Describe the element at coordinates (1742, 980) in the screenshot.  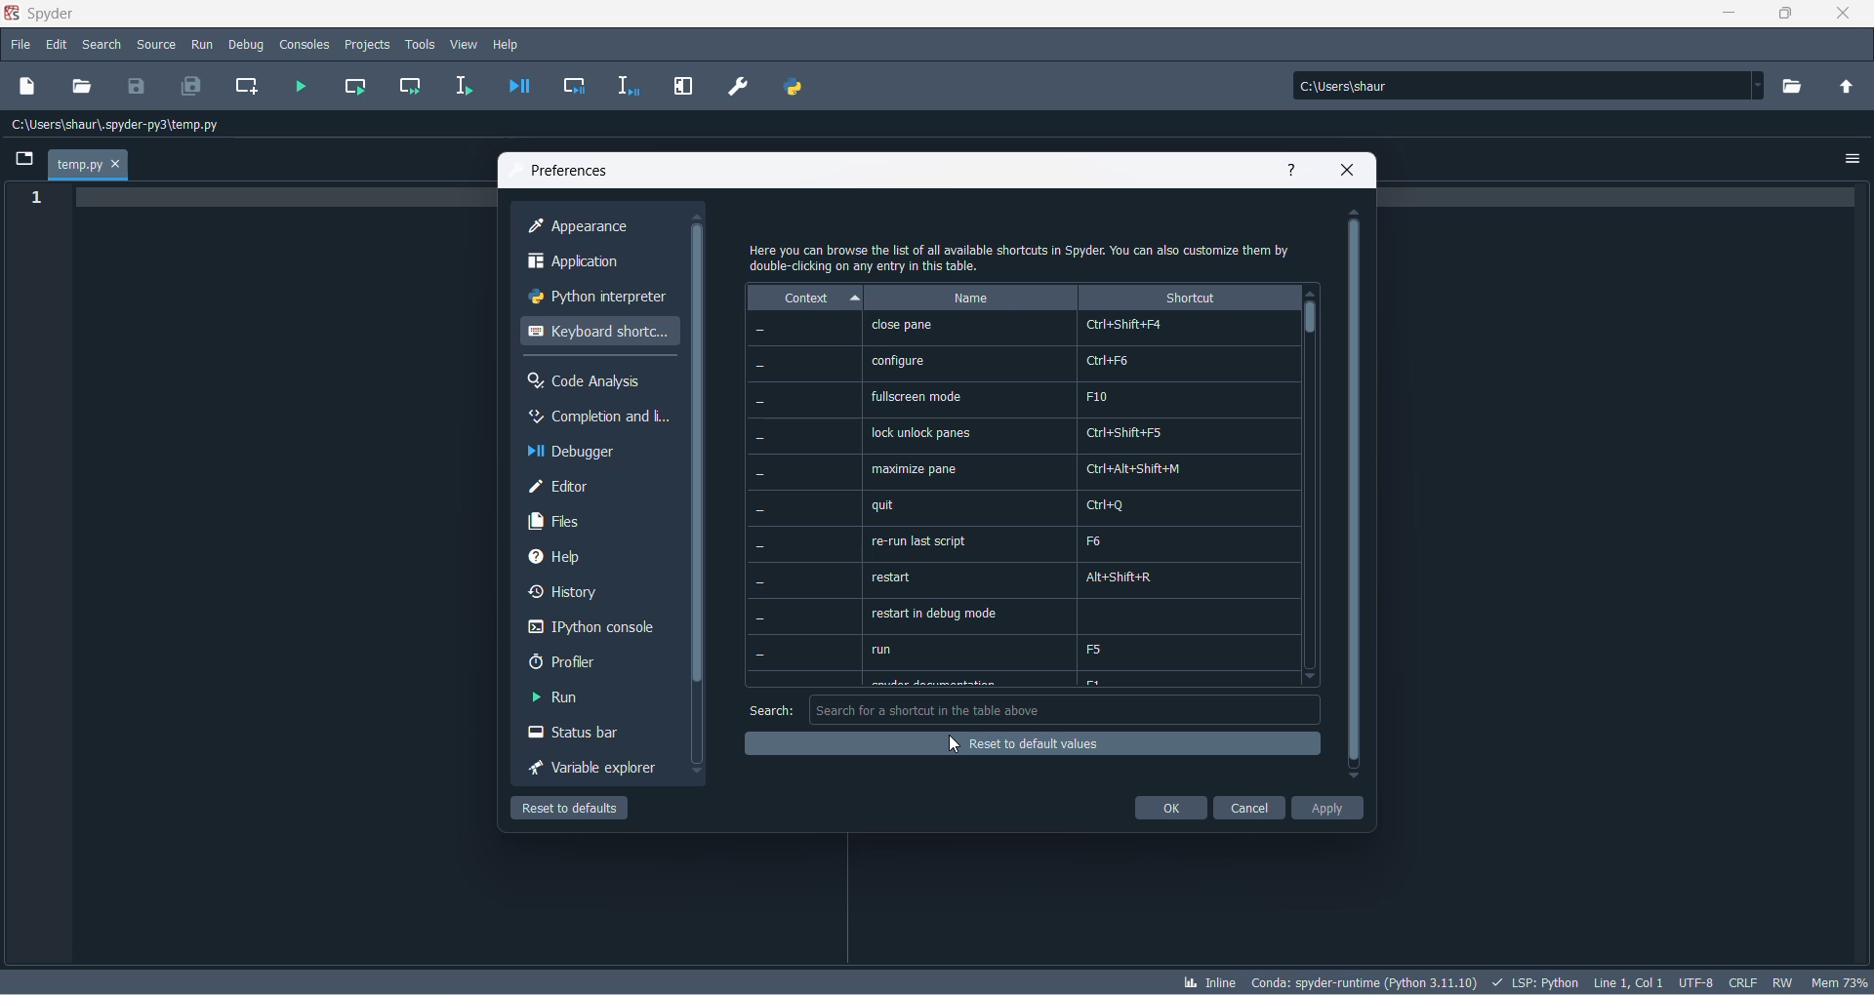
I see `file EOL status` at that location.